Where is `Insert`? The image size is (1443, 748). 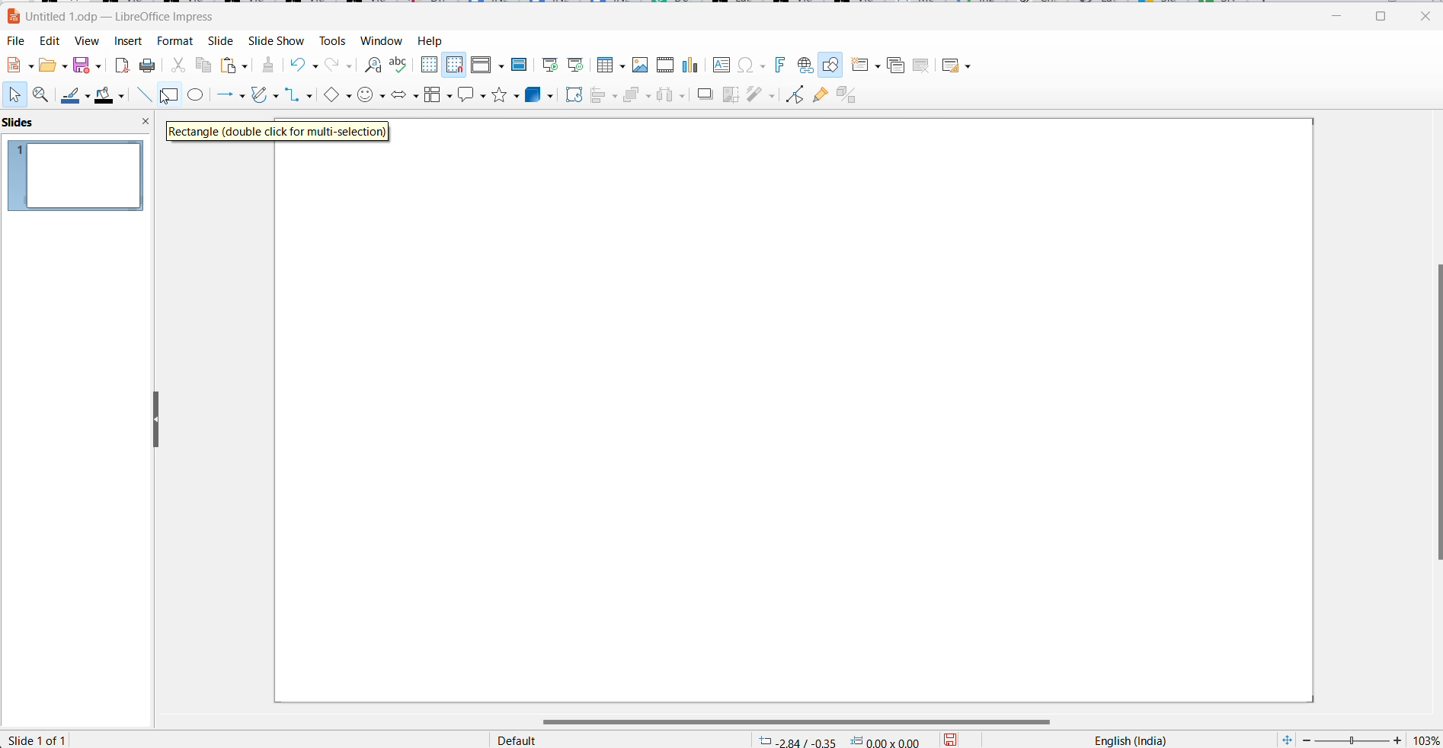
Insert is located at coordinates (128, 42).